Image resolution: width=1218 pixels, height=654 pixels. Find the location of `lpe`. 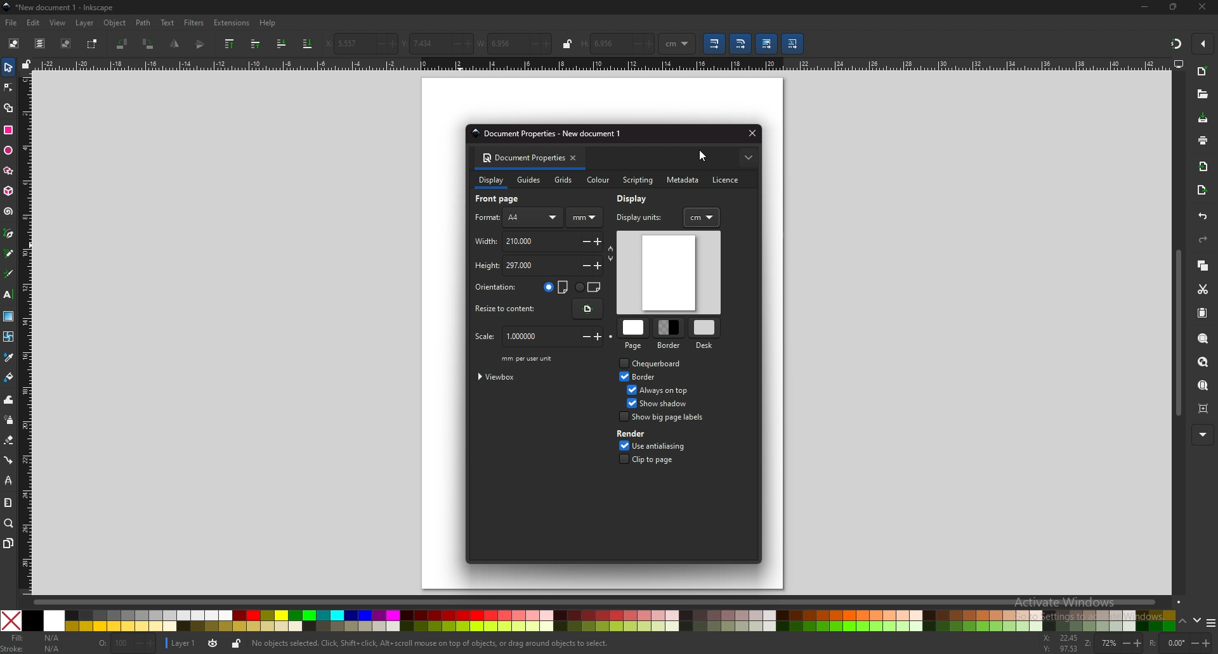

lpe is located at coordinates (8, 481).